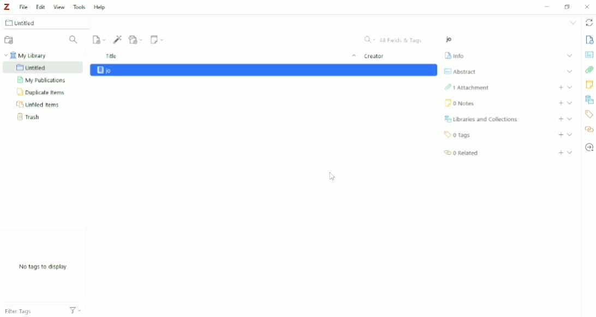 This screenshot has width=596, height=317. I want to click on Libraries and Collections, so click(482, 119).